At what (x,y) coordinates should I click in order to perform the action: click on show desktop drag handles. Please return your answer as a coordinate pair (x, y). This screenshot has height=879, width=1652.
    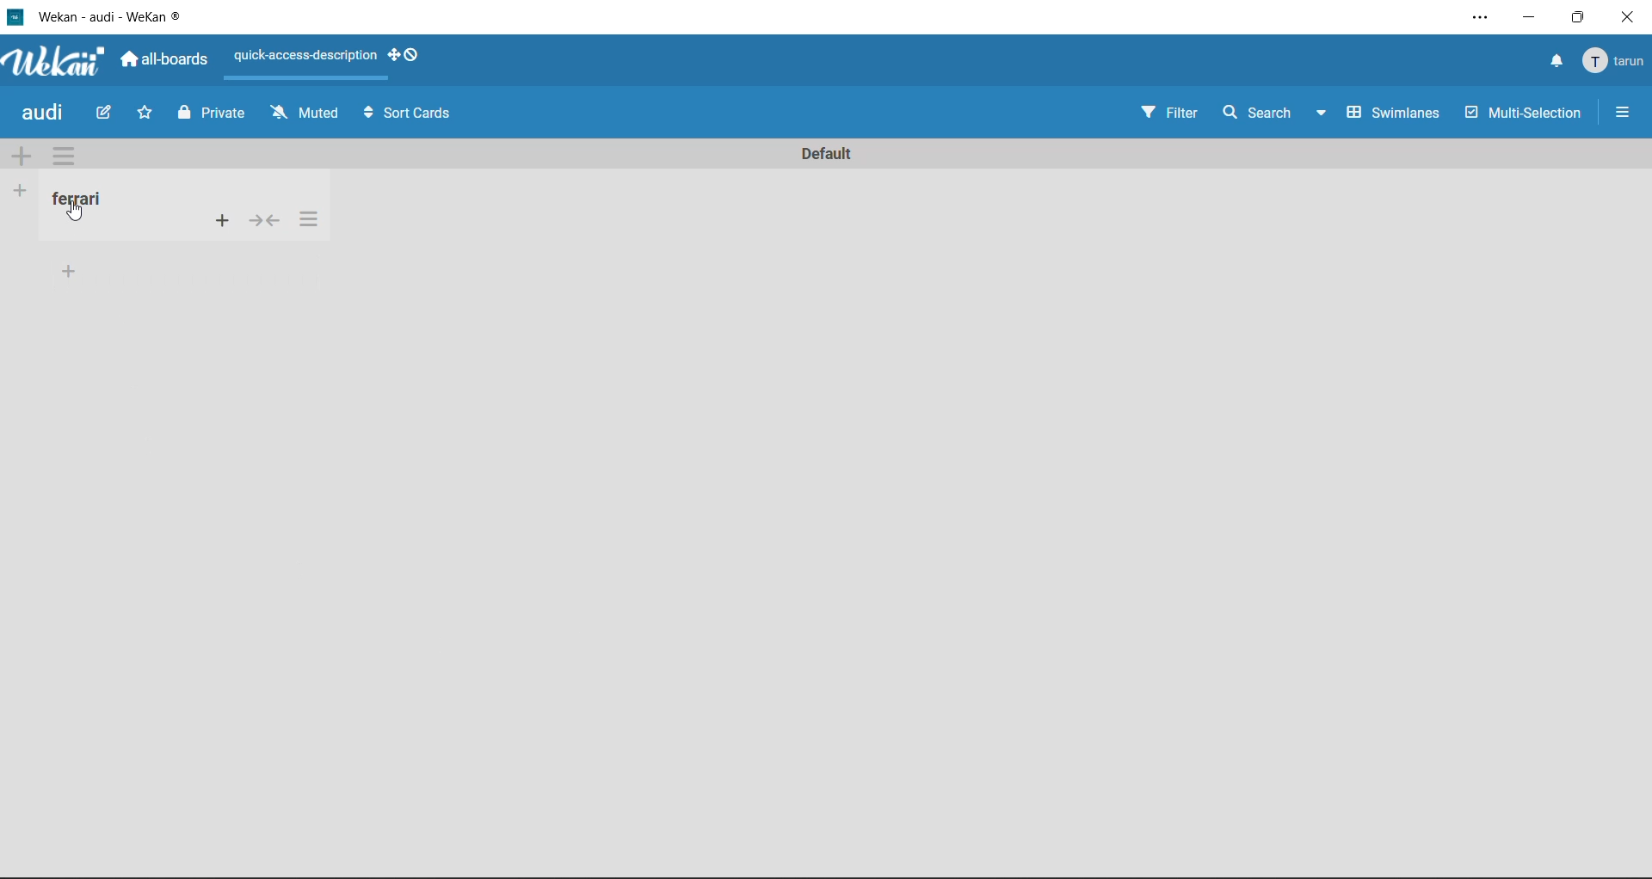
    Looking at the image, I should click on (408, 58).